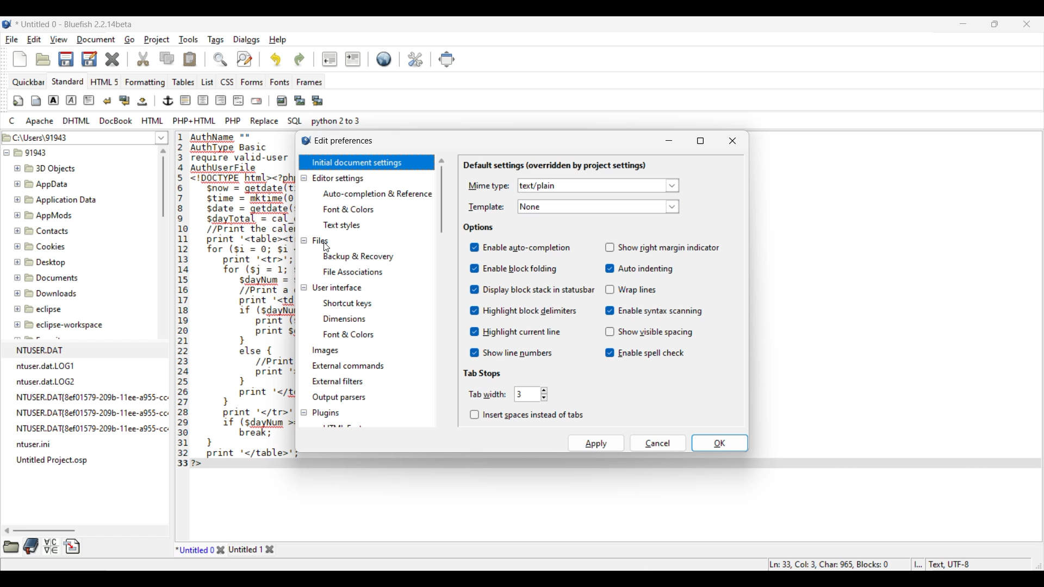 Image resolution: width=1044 pixels, height=587 pixels. I want to click on Undo, so click(276, 59).